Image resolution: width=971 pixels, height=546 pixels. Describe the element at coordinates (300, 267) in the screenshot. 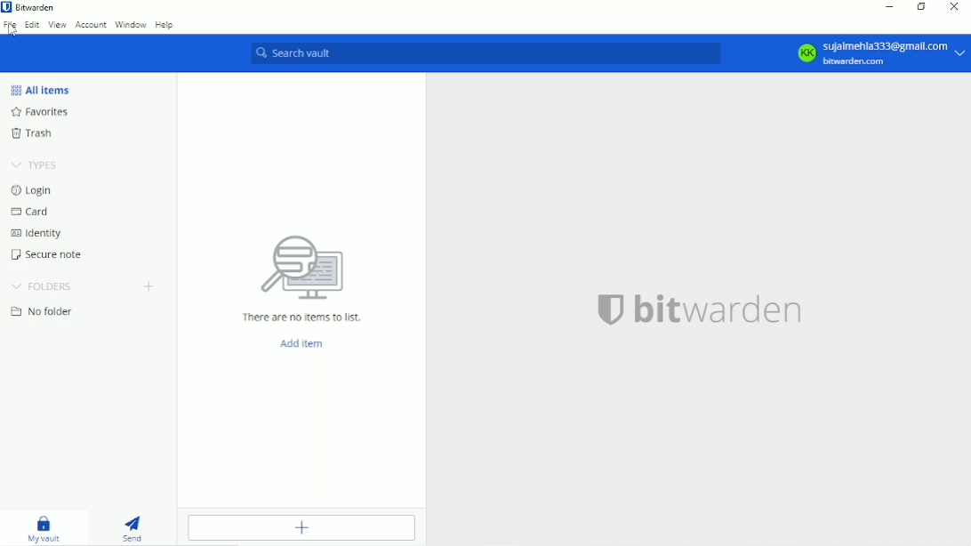

I see `icon` at that location.